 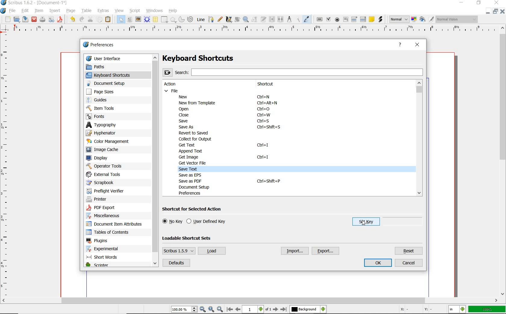 What do you see at coordinates (419, 310) in the screenshot?
I see `coordinates` at bounding box center [419, 310].